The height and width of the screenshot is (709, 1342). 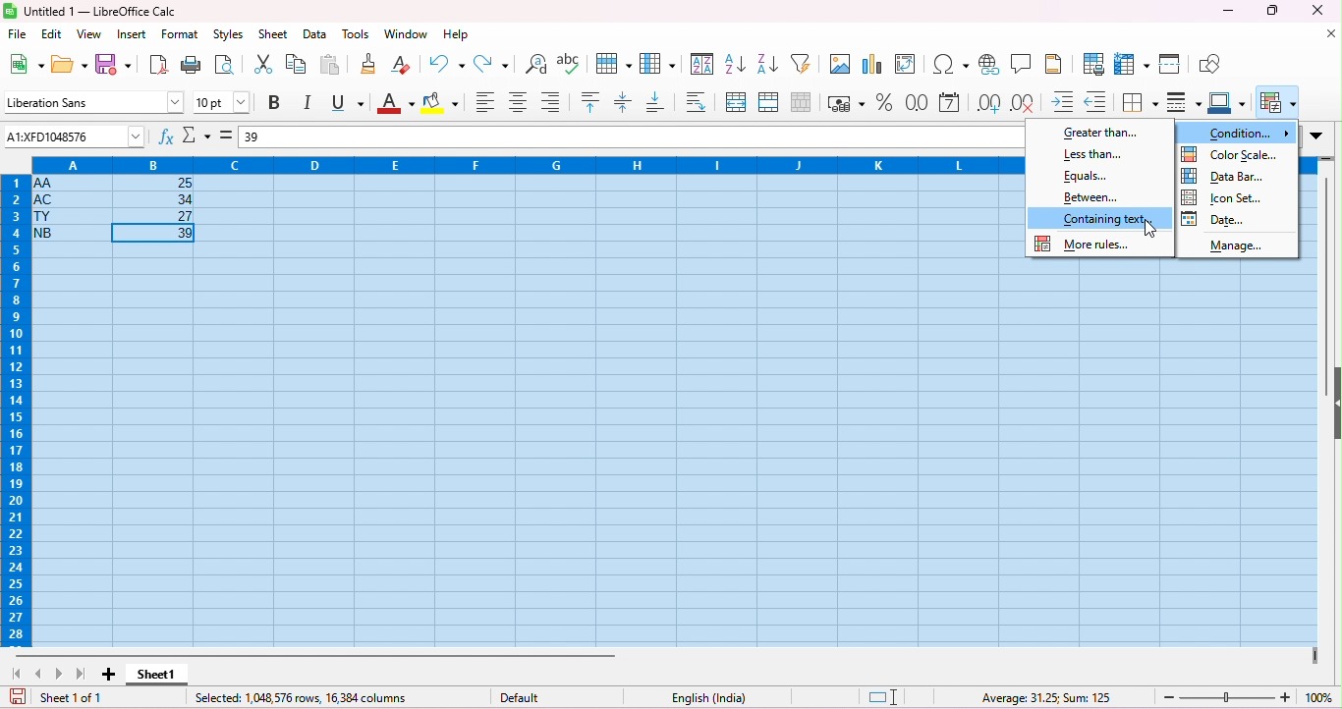 What do you see at coordinates (227, 136) in the screenshot?
I see `=` at bounding box center [227, 136].